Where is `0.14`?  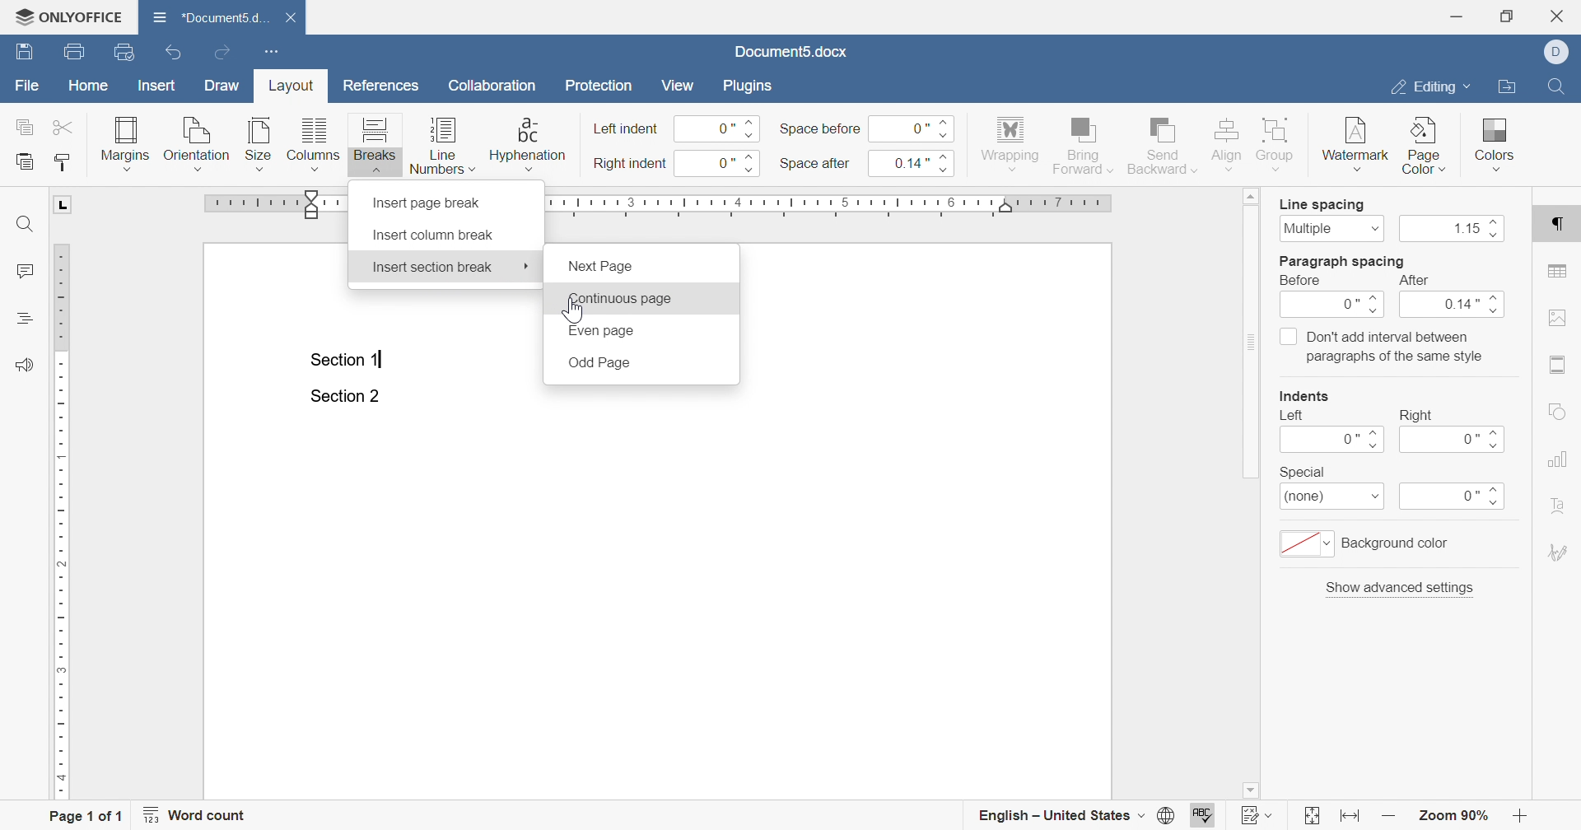 0.14 is located at coordinates (918, 162).